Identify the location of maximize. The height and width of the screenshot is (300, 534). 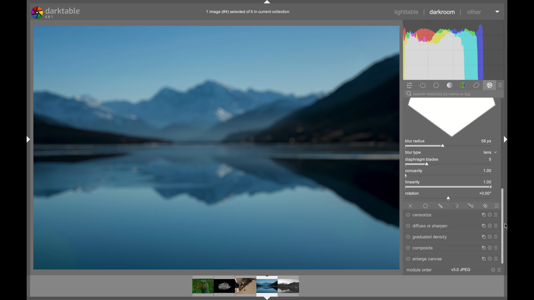
(482, 258).